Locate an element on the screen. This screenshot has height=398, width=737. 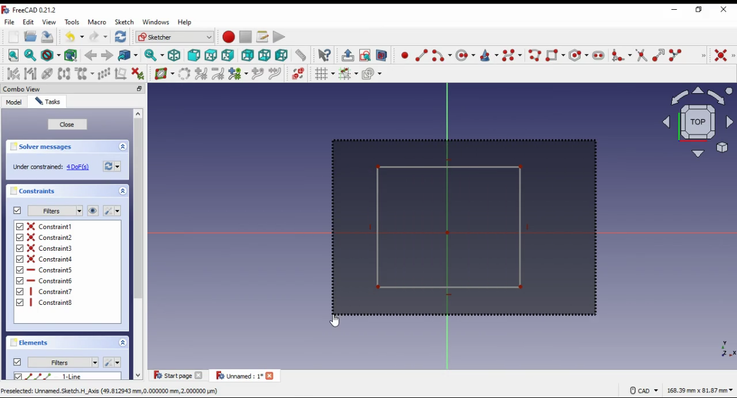
help is located at coordinates (185, 22).